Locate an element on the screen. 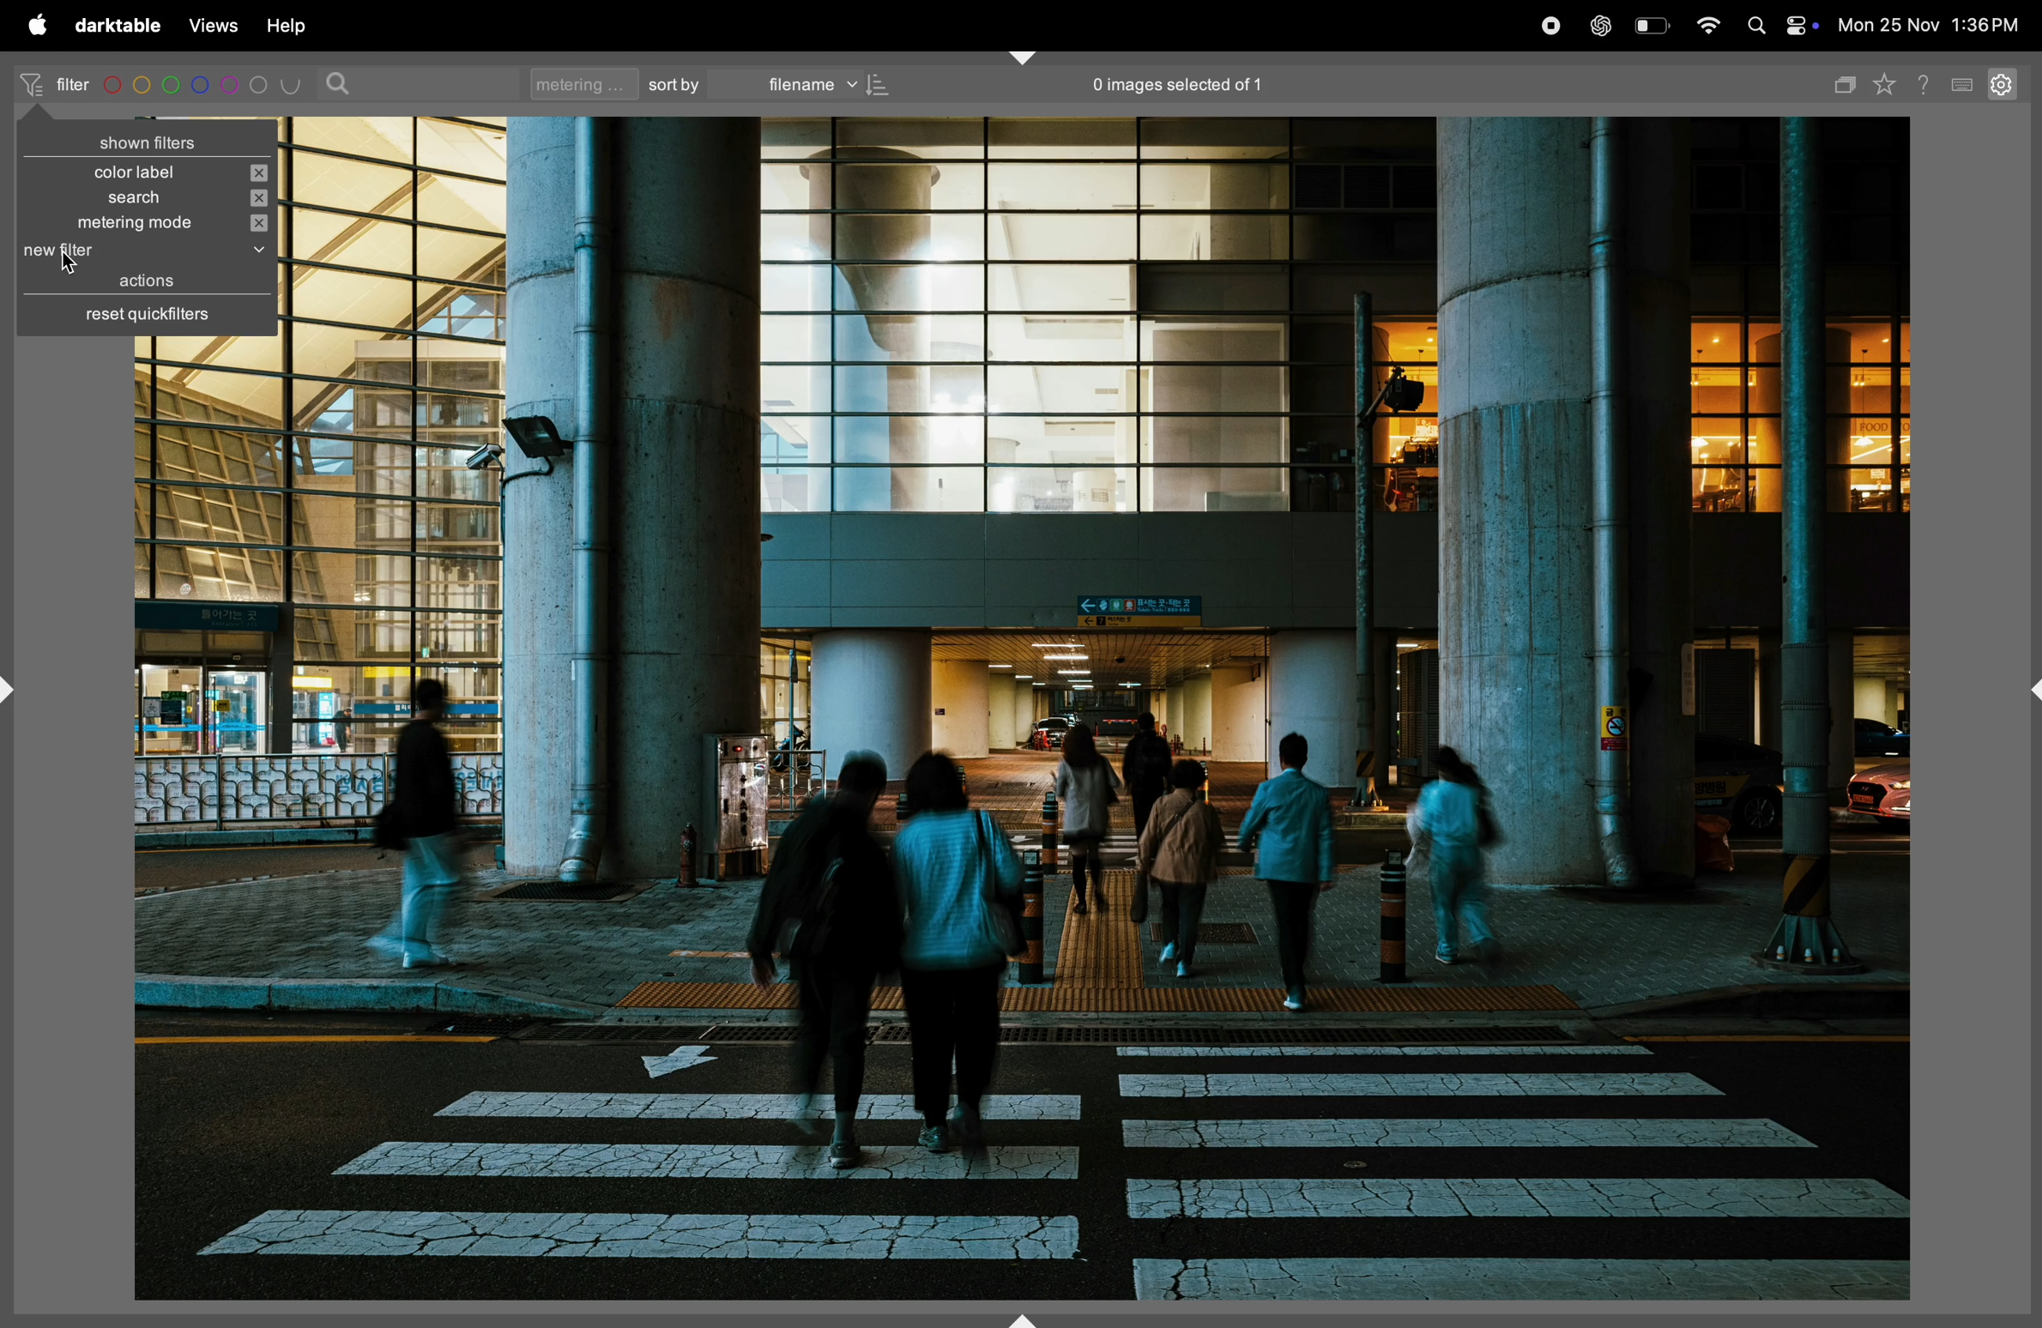 Image resolution: width=2042 pixels, height=1328 pixels. keyboard is located at coordinates (1965, 82).